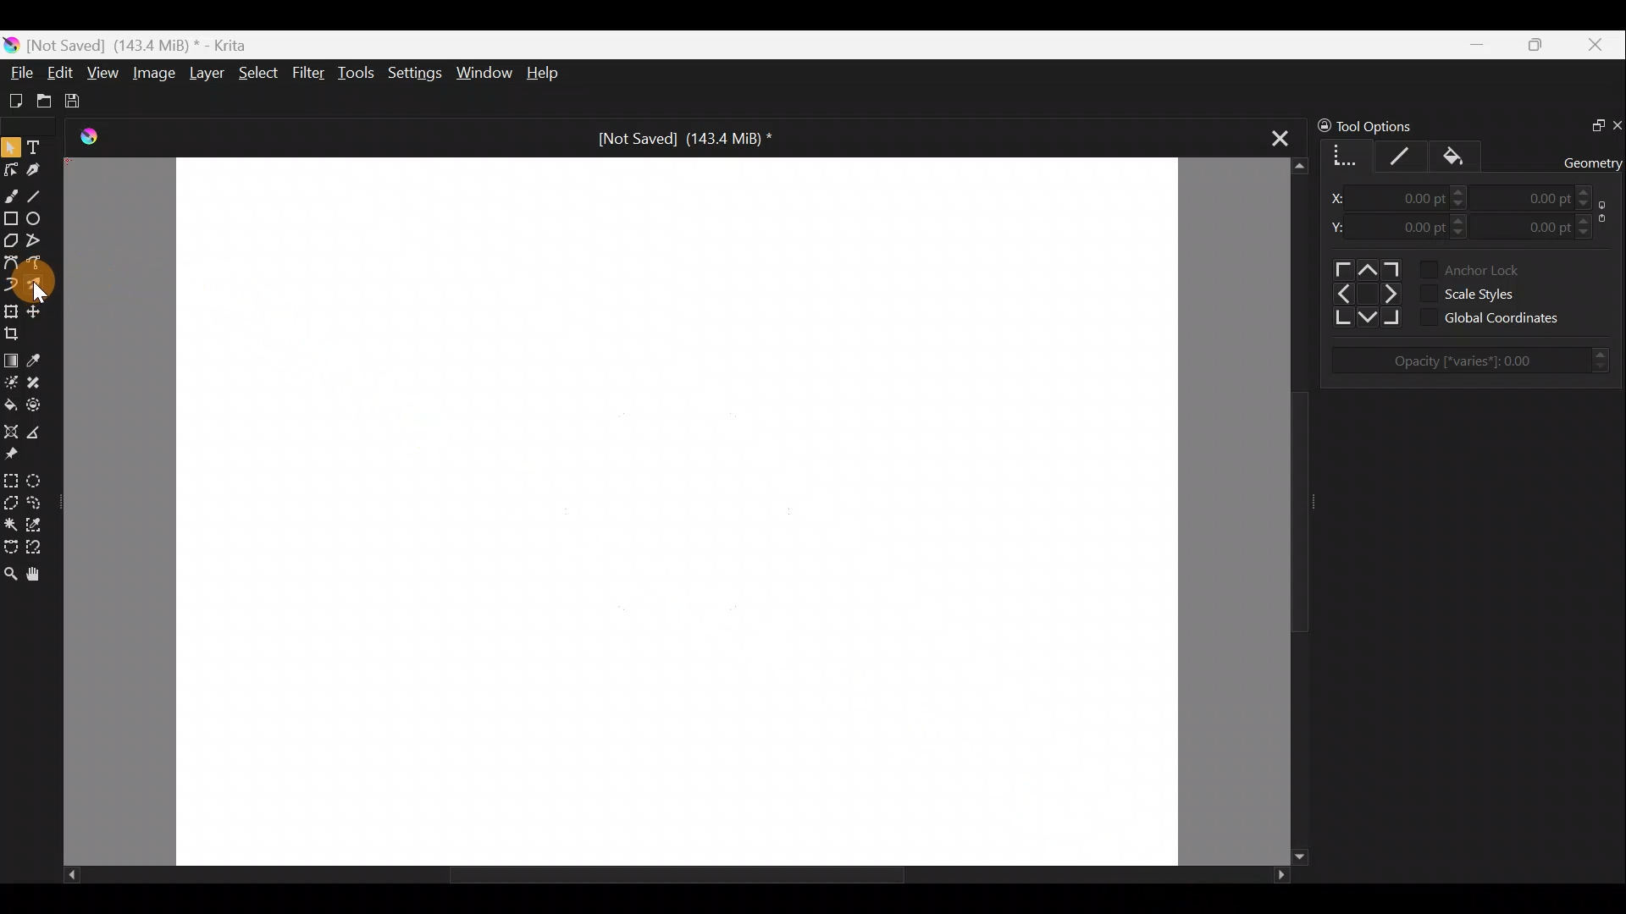 This screenshot has height=914, width=1626. What do you see at coordinates (1462, 205) in the screenshot?
I see `Decrease` at bounding box center [1462, 205].